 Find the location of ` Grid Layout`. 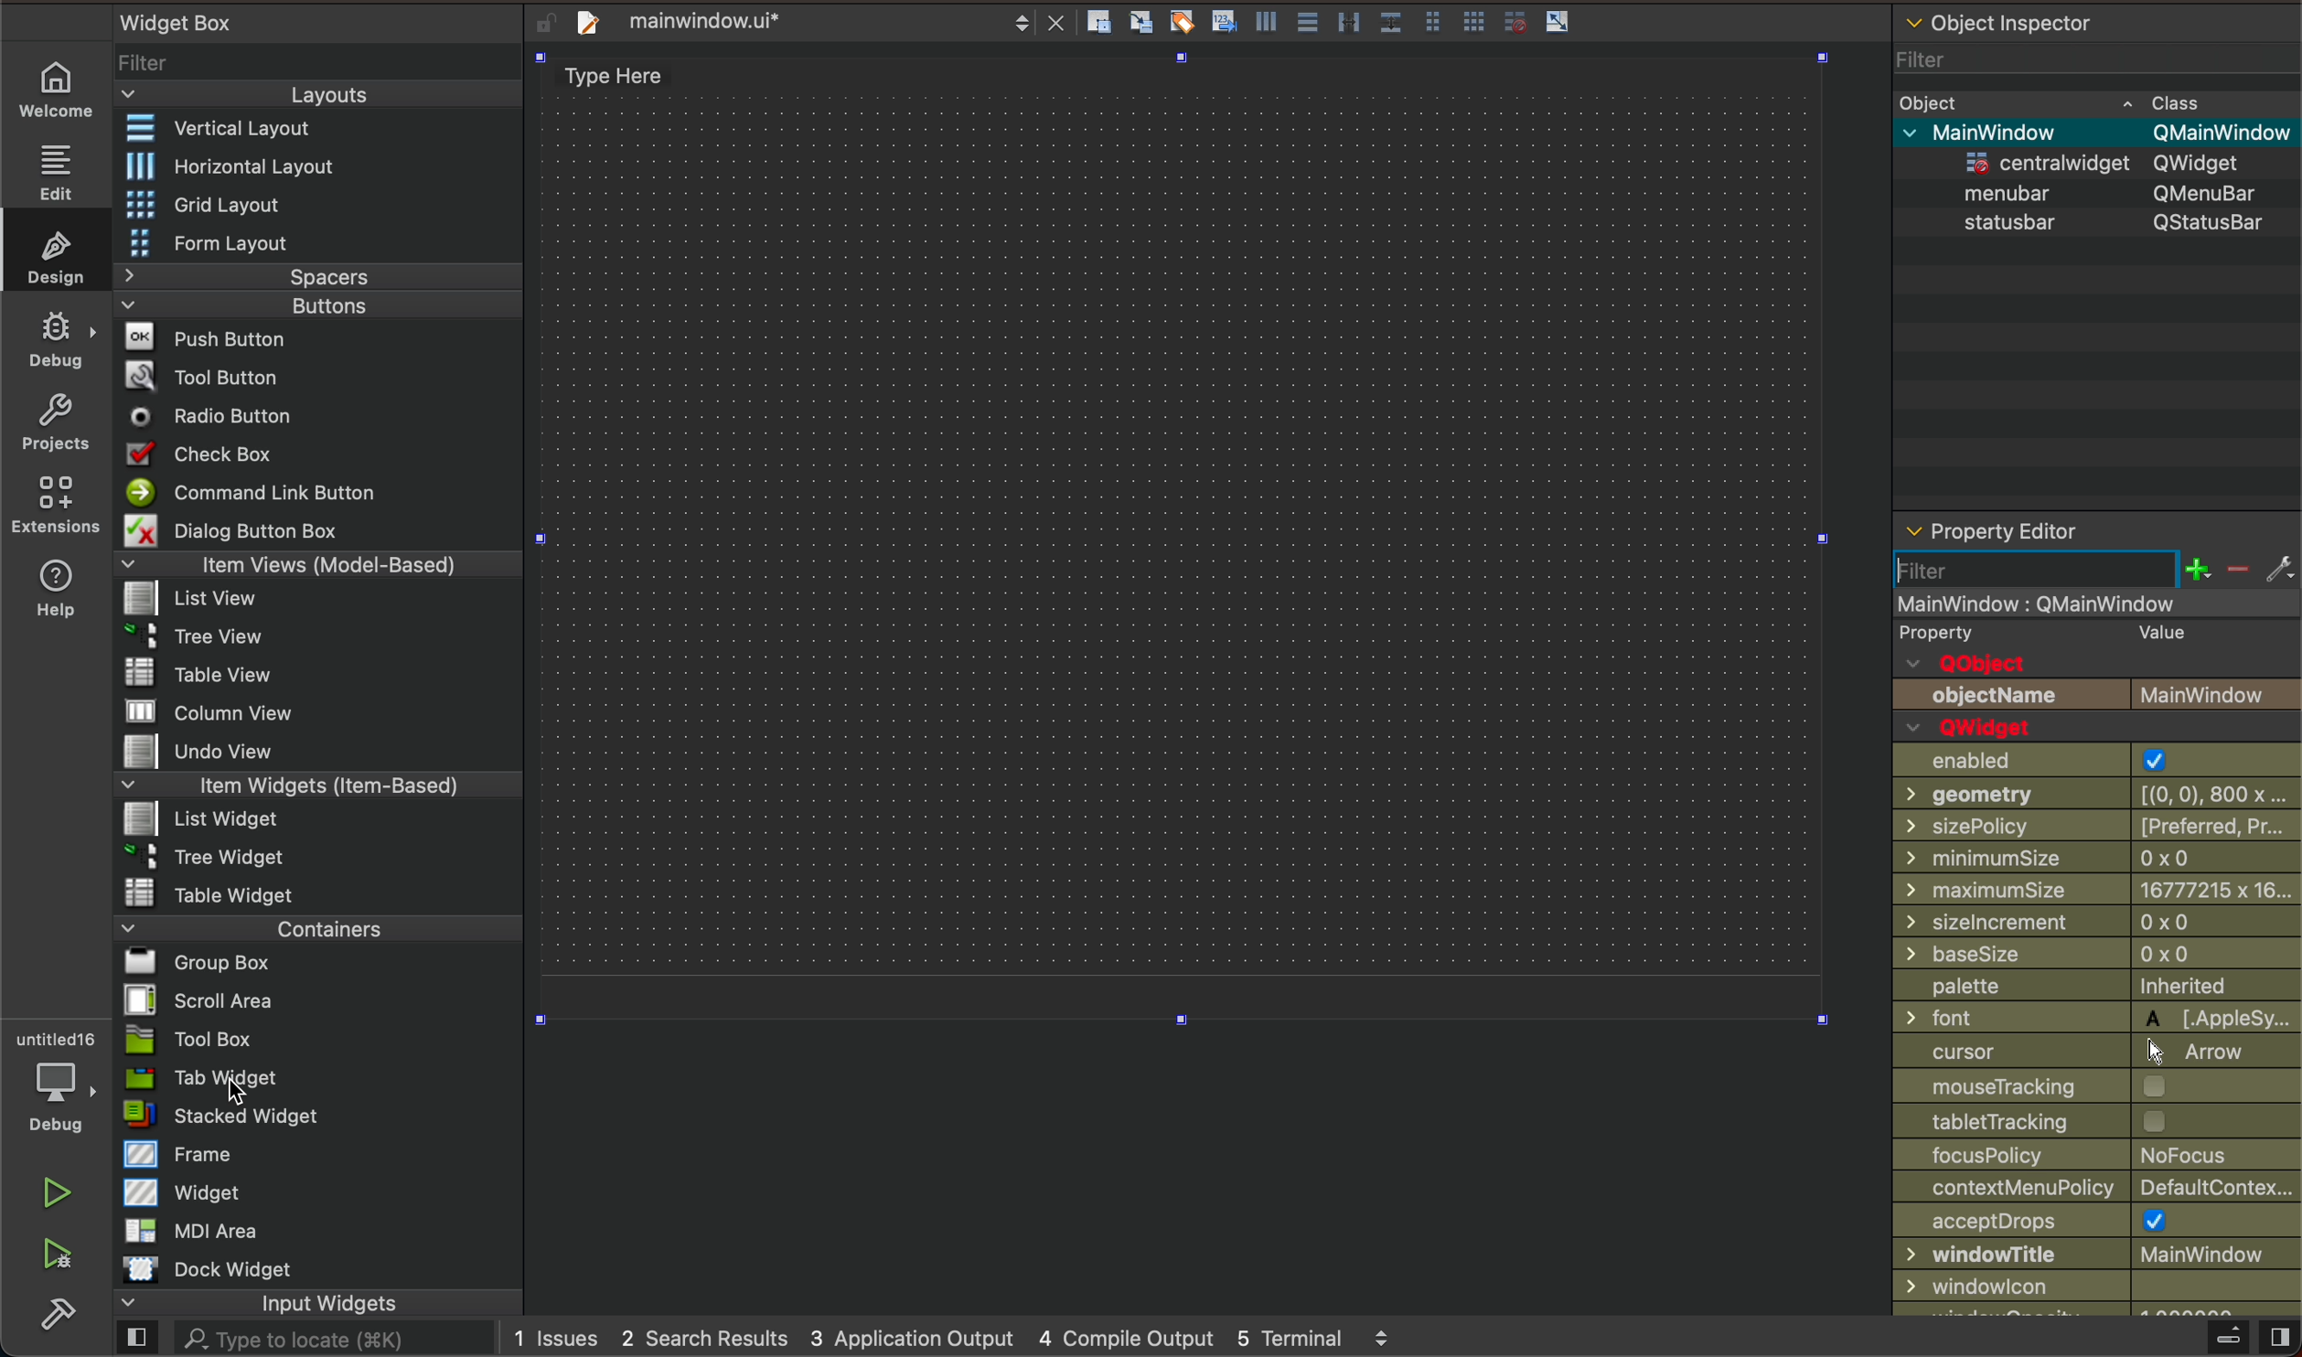

 Grid Layout is located at coordinates (194, 204).